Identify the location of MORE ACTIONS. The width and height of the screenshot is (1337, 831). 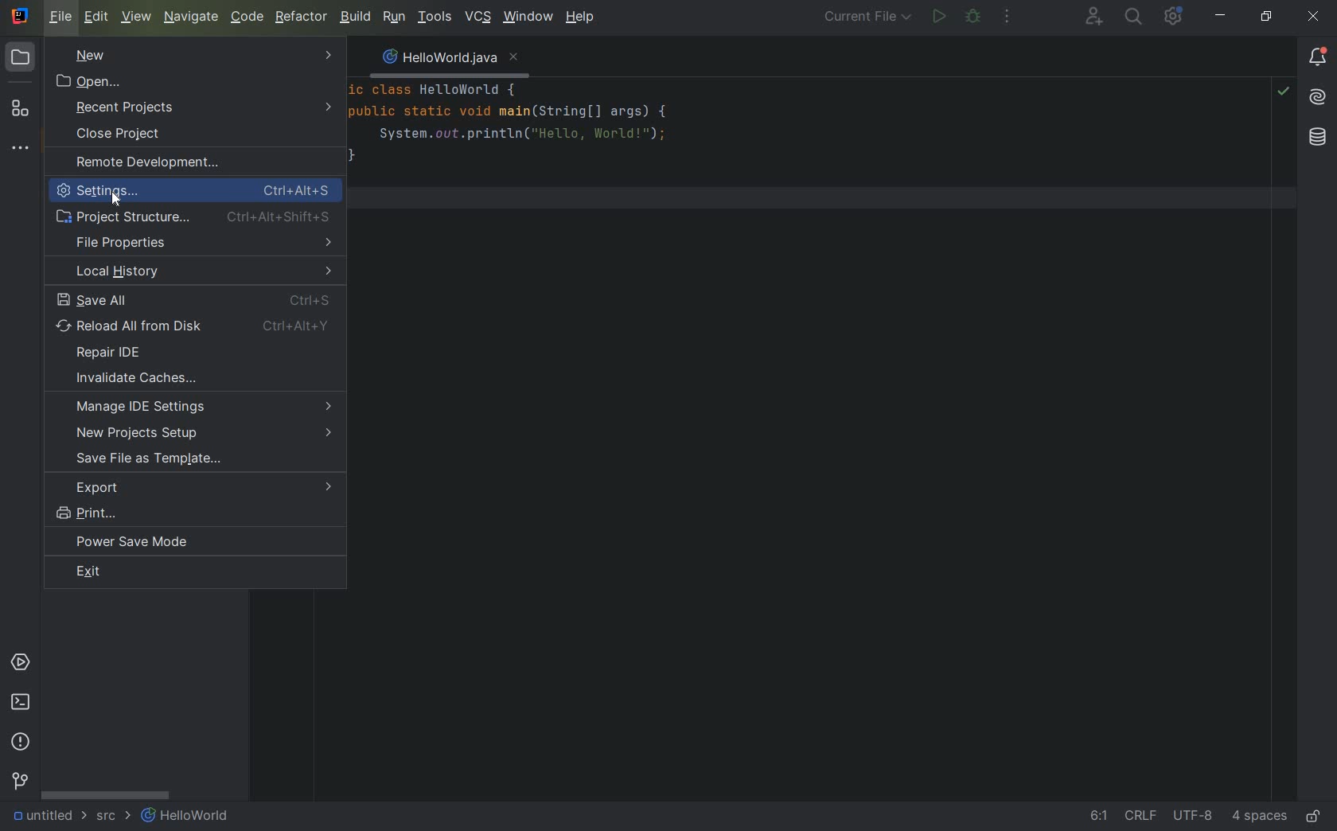
(1008, 18).